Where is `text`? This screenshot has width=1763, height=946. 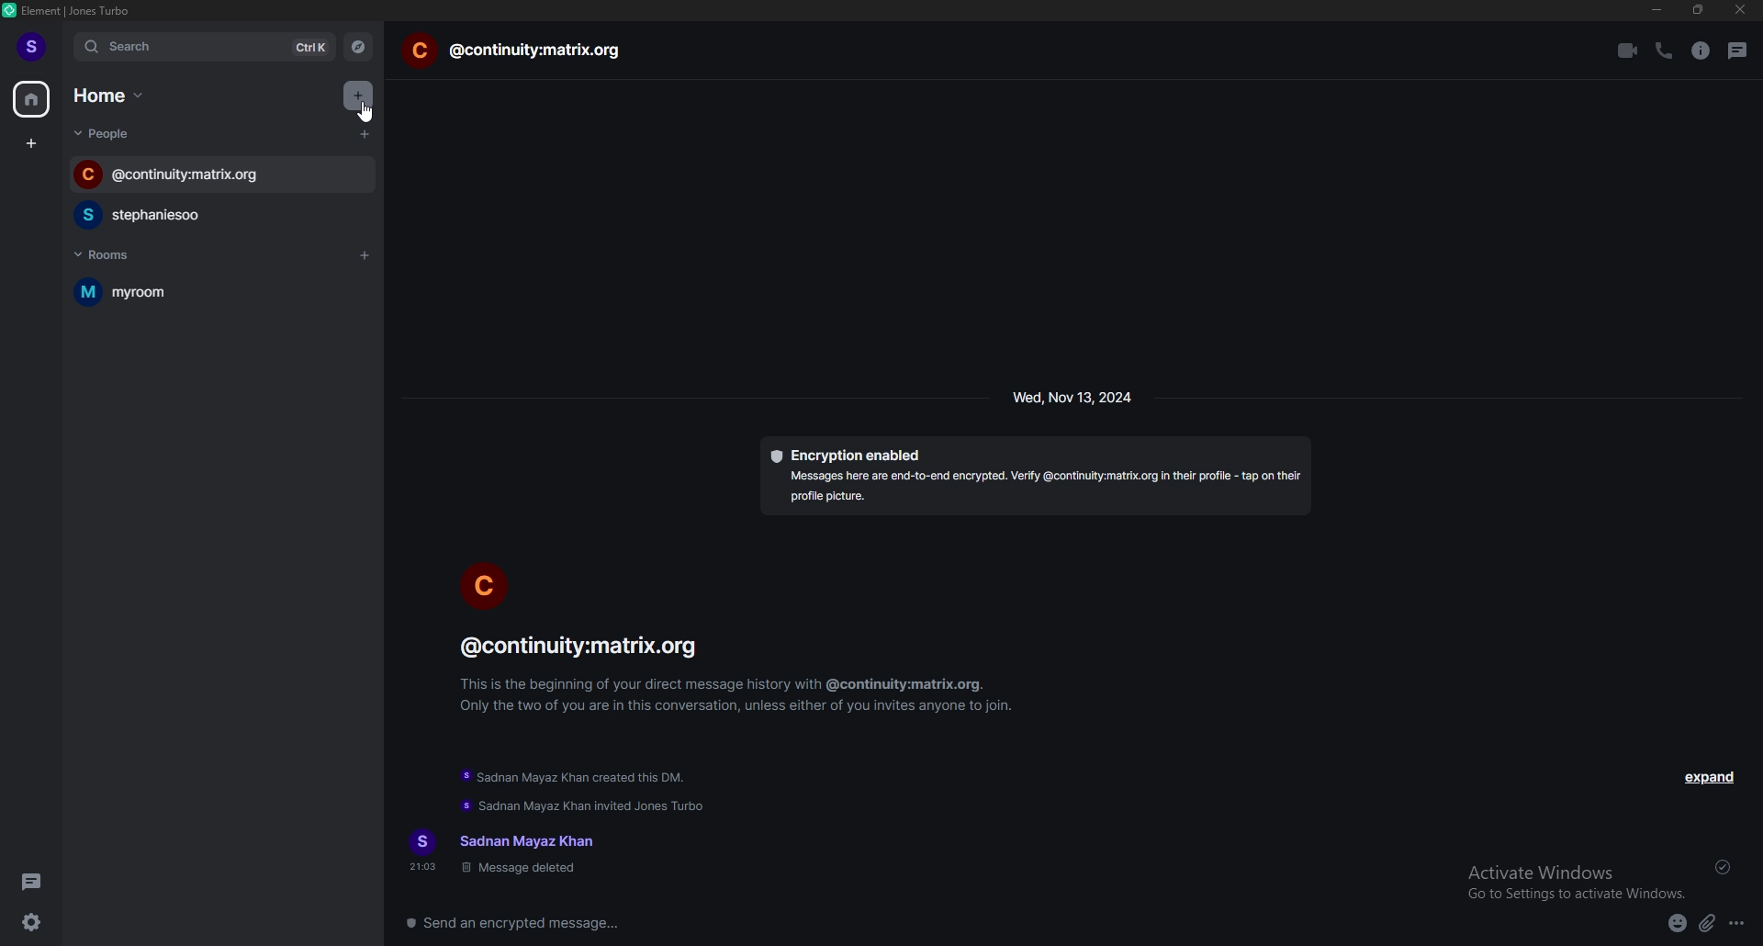
text is located at coordinates (507, 853).